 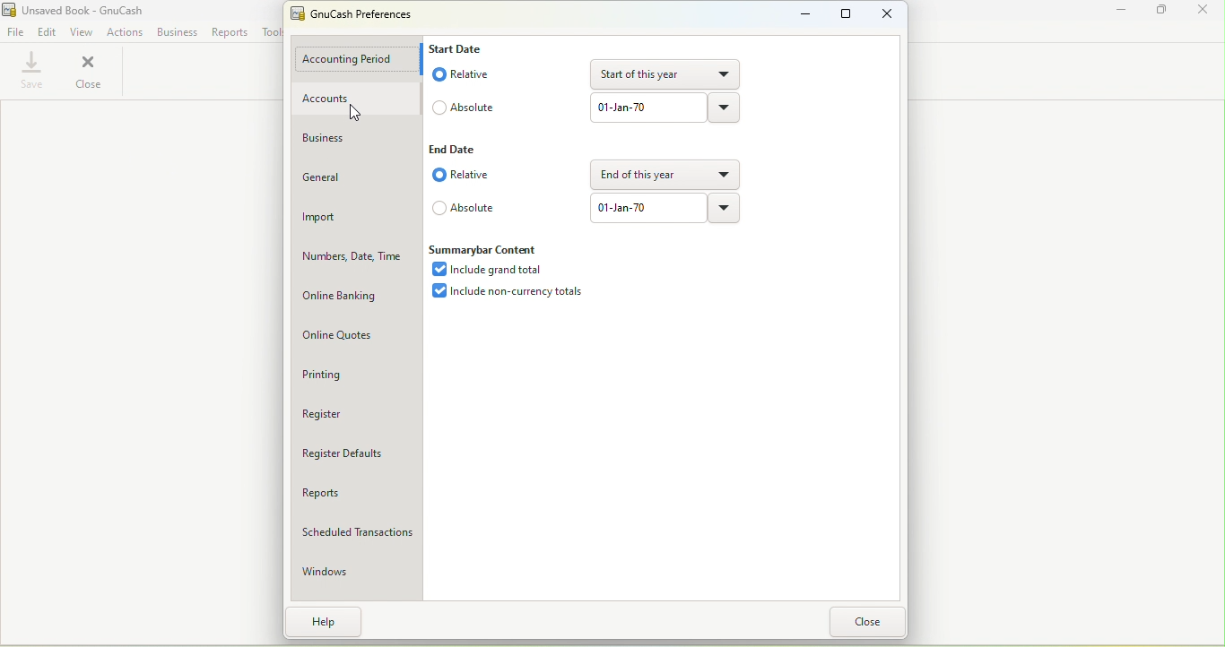 What do you see at coordinates (358, 495) in the screenshot?
I see `Reports` at bounding box center [358, 495].